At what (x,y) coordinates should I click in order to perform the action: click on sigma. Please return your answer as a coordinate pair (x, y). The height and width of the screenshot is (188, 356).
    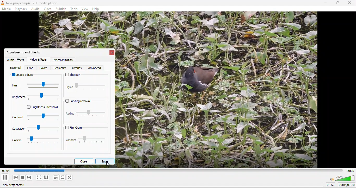
    Looking at the image, I should click on (86, 90).